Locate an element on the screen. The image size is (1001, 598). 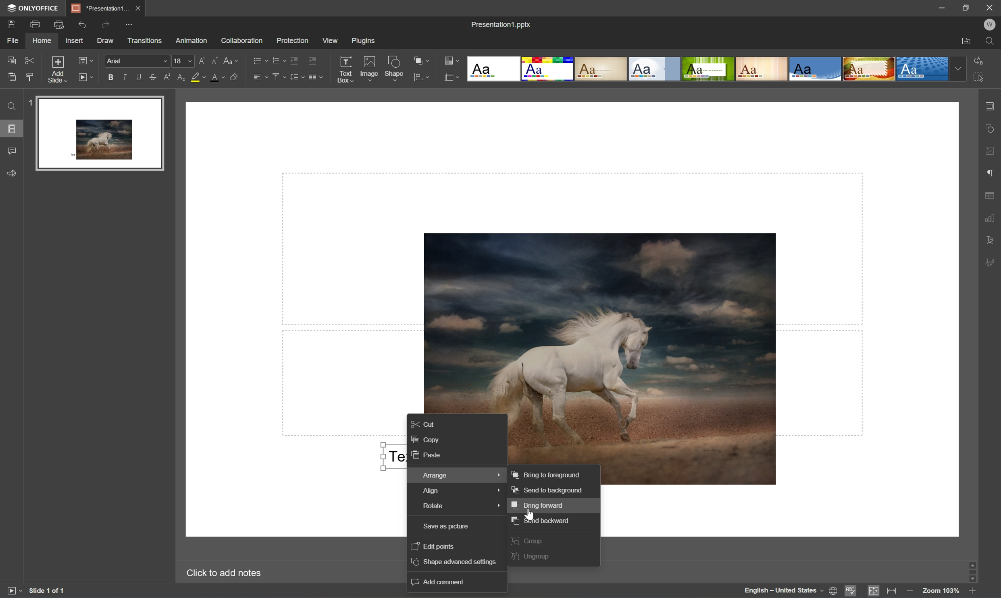
Change case is located at coordinates (233, 60).